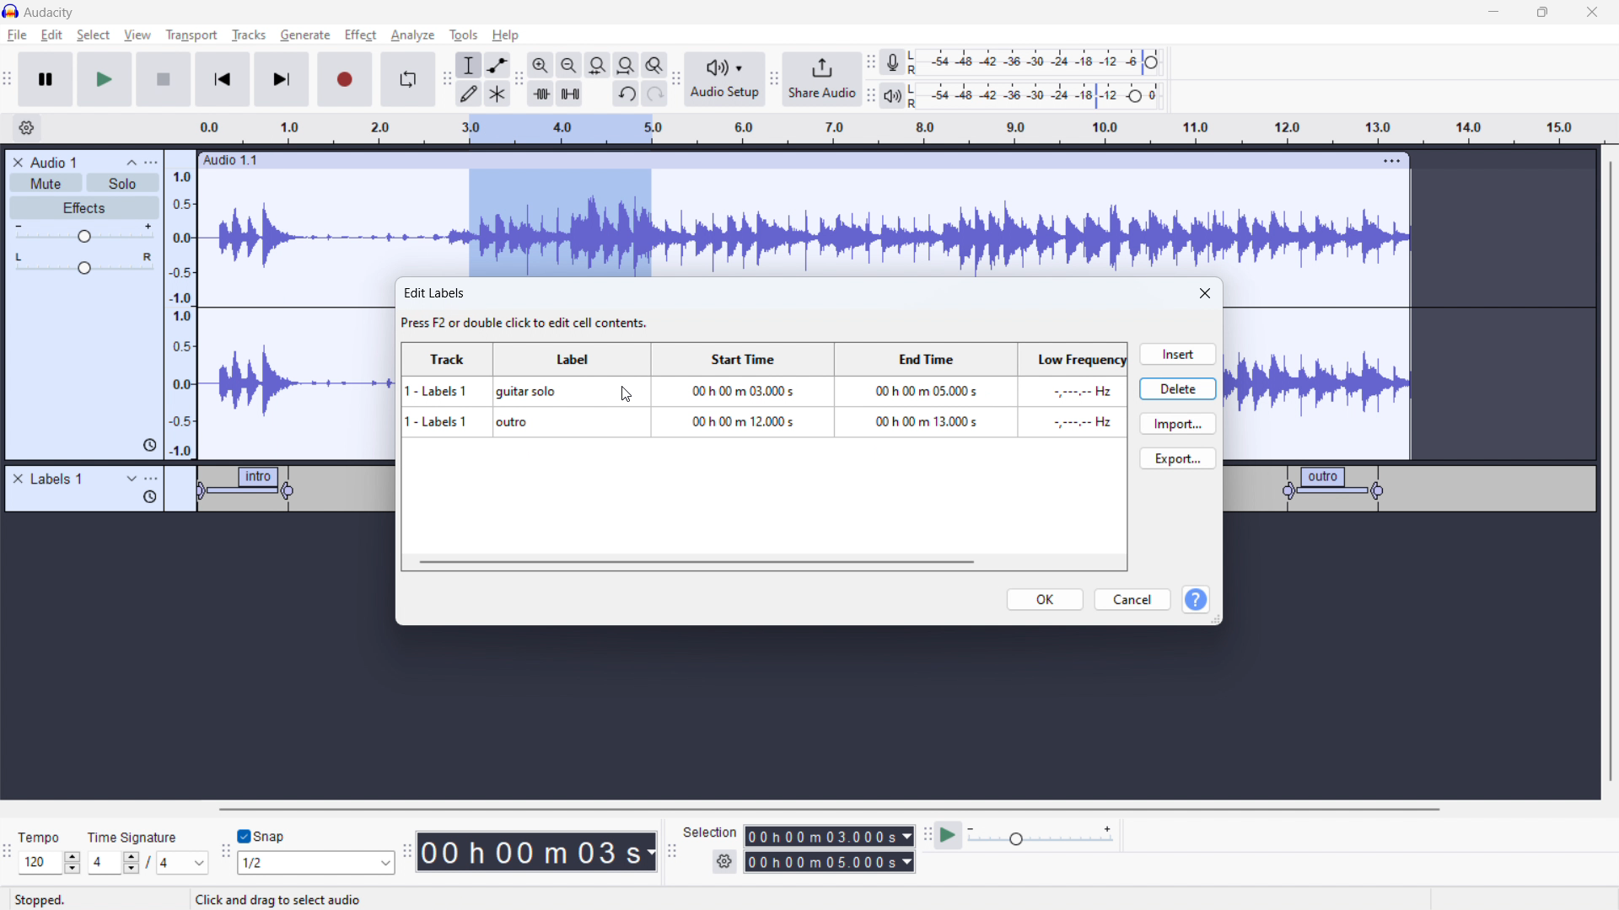 Image resolution: width=1619 pixels, height=910 pixels. What do you see at coordinates (670, 852) in the screenshot?
I see `selection toolbar` at bounding box center [670, 852].